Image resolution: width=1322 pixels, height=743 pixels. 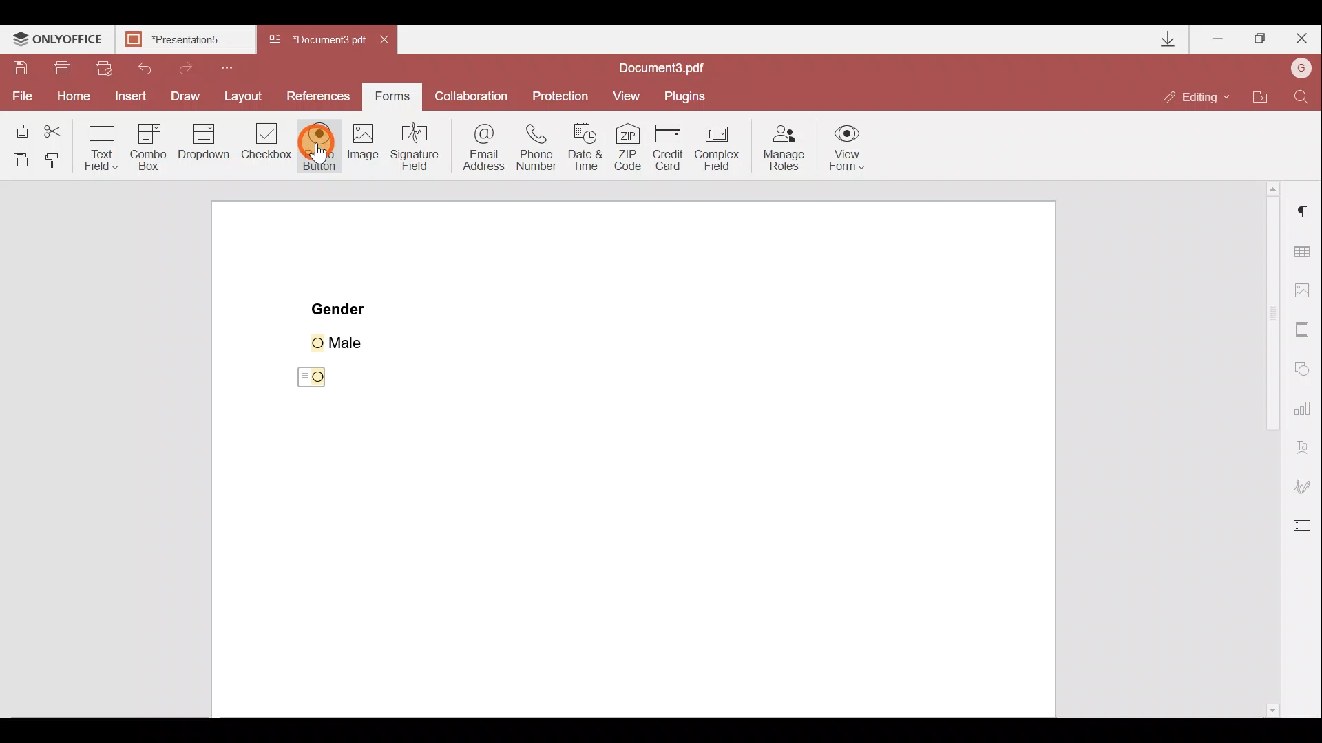 I want to click on Combo box, so click(x=145, y=145).